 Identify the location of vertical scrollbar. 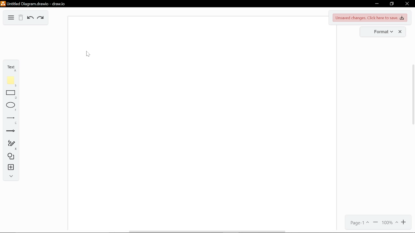
(412, 95).